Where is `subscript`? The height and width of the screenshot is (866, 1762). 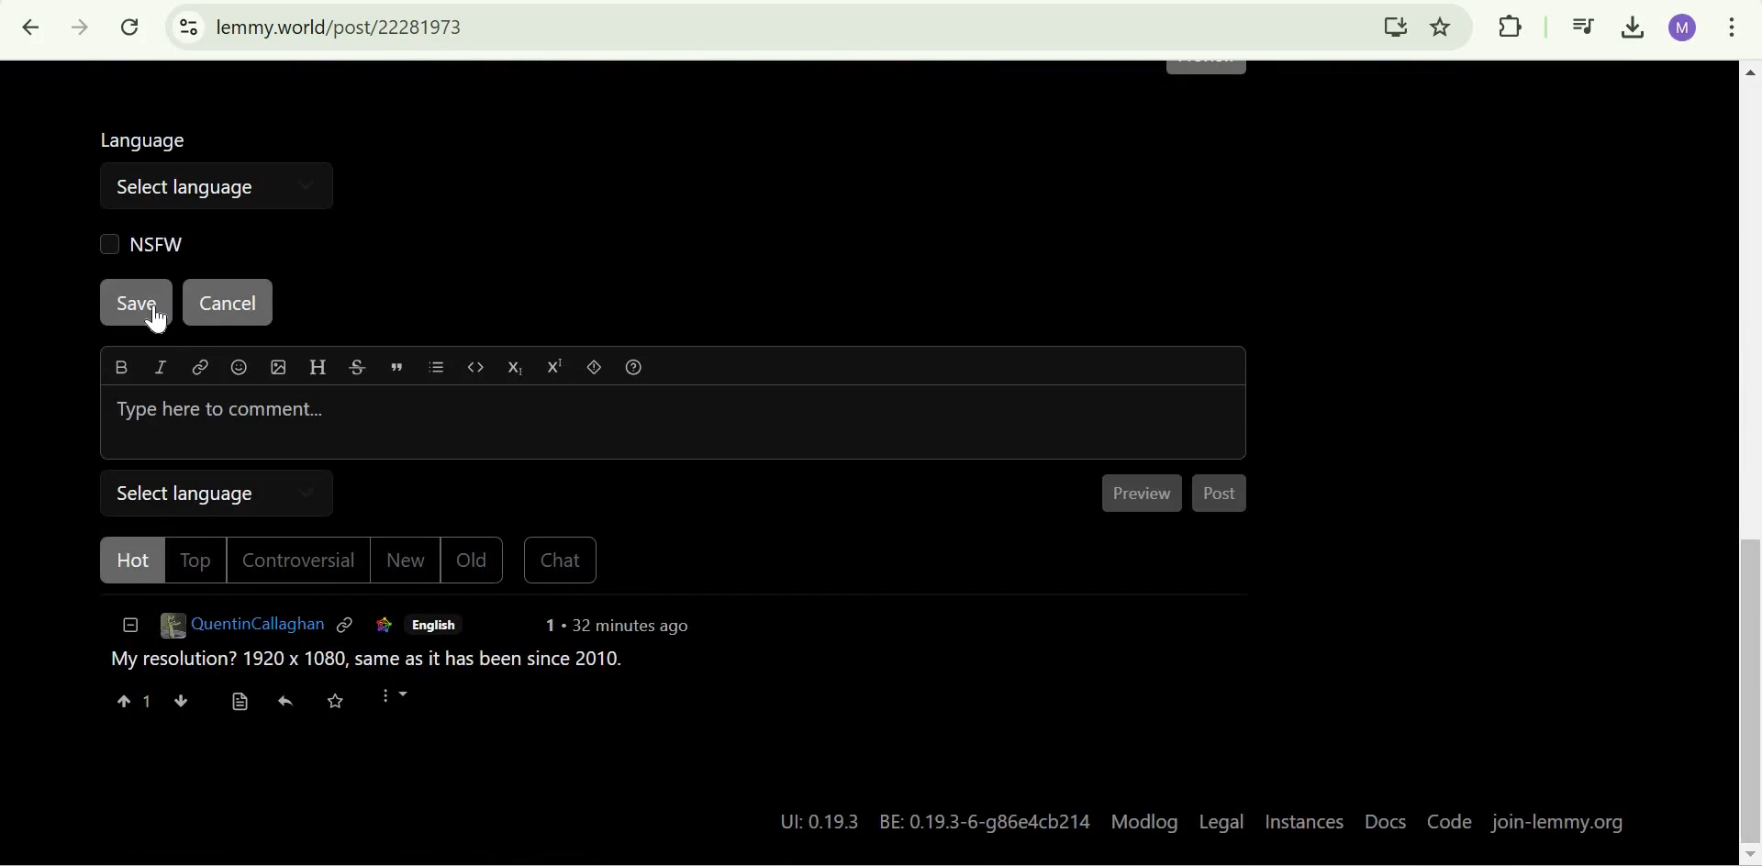
subscript is located at coordinates (519, 369).